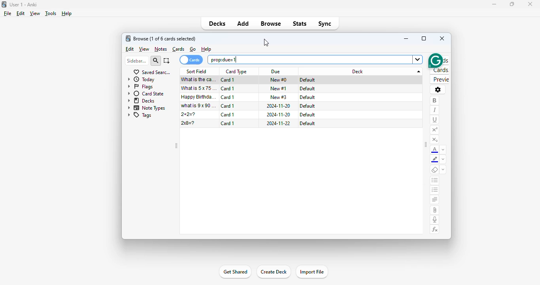 This screenshot has width=540, height=285. Describe the element at coordinates (198, 105) in the screenshot. I see `what is 9x90=?` at that location.